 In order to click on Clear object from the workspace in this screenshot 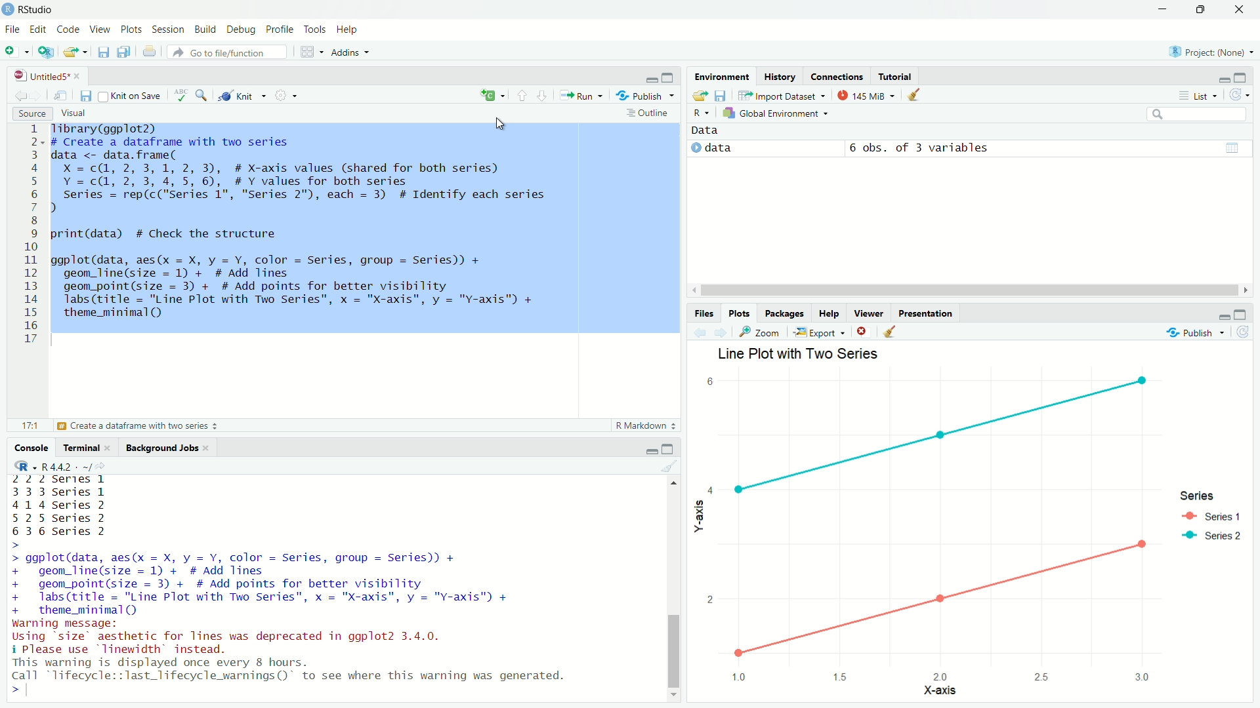, I will do `click(669, 466)`.